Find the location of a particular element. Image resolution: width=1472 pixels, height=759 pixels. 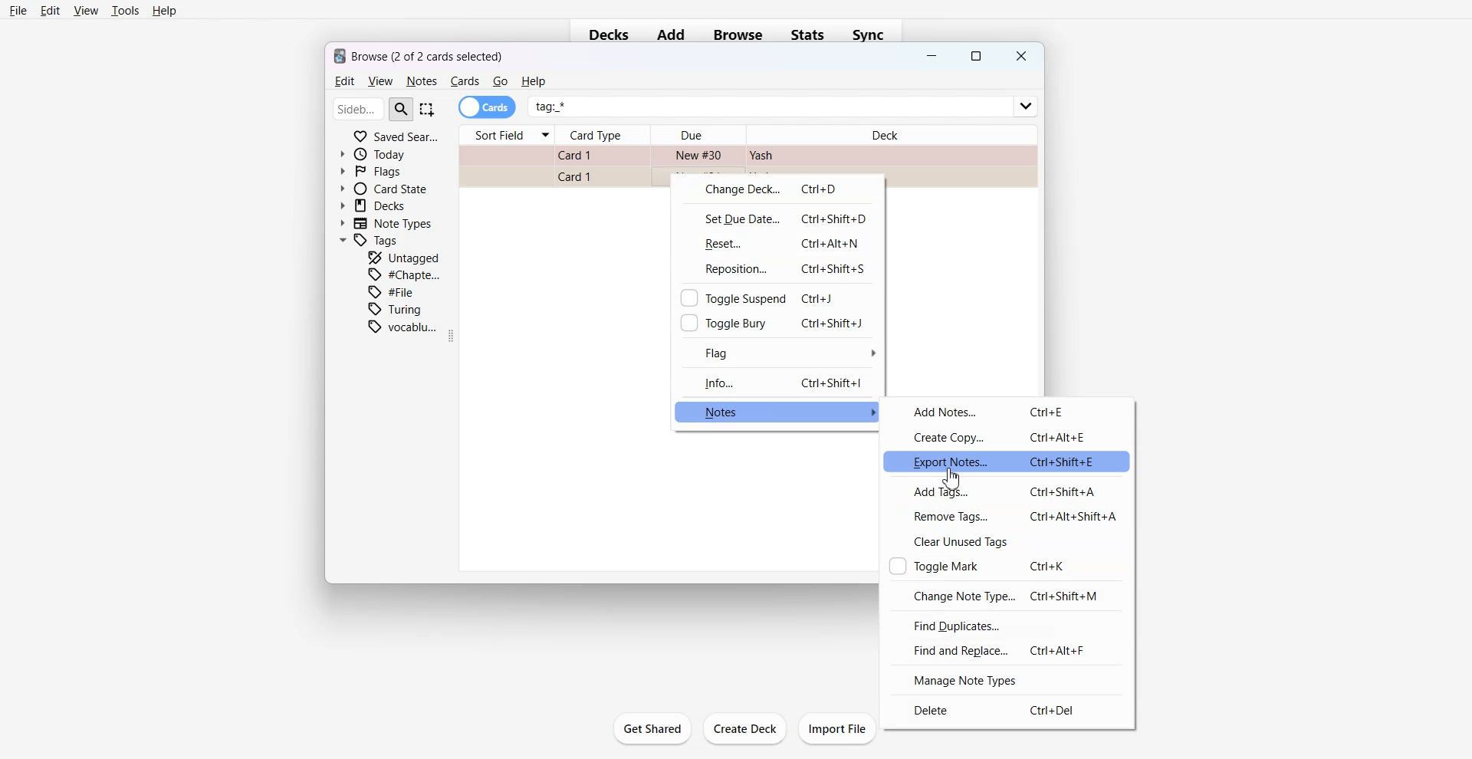

tag * is located at coordinates (784, 100).